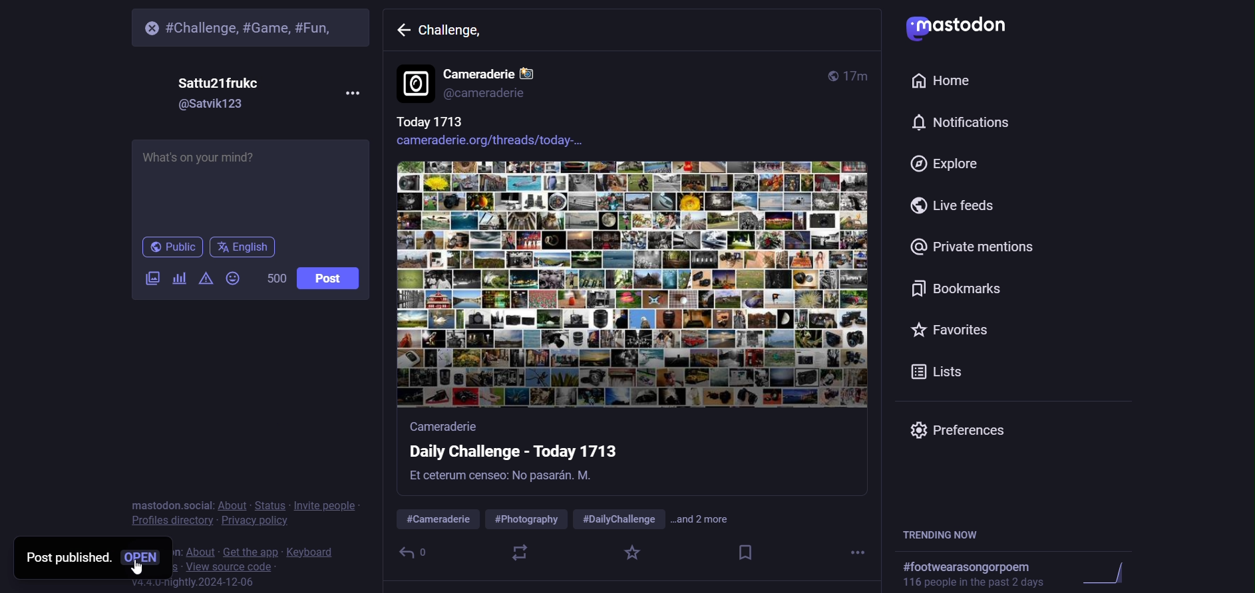 The image size is (1255, 593). I want to click on poll, so click(178, 280).